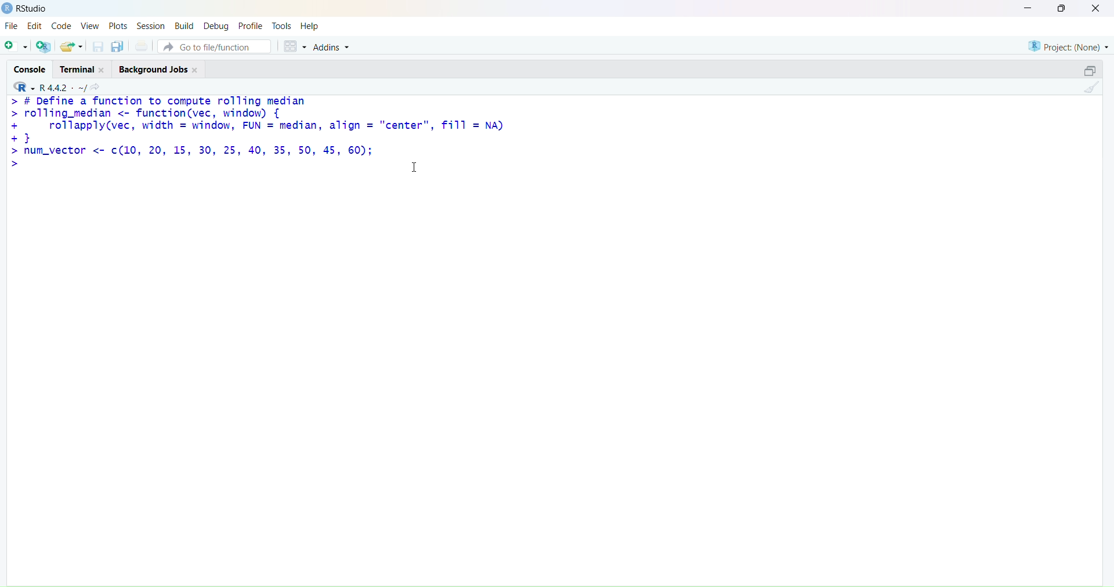  Describe the element at coordinates (215, 27) in the screenshot. I see `debug` at that location.